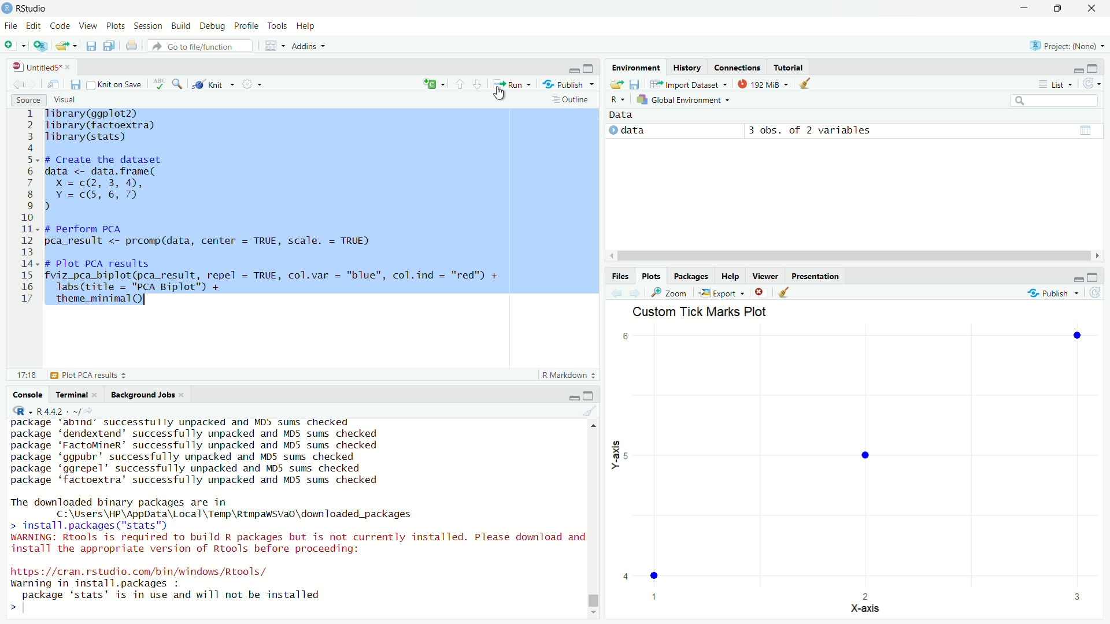 The width and height of the screenshot is (1110, 624). Describe the element at coordinates (212, 85) in the screenshot. I see `knit` at that location.